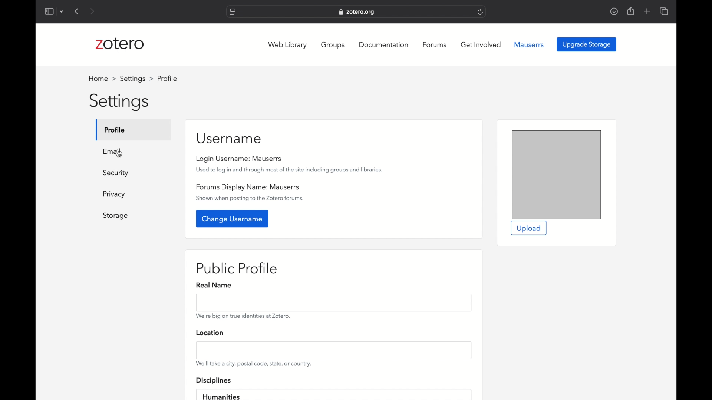  I want to click on show sidebar, so click(49, 11).